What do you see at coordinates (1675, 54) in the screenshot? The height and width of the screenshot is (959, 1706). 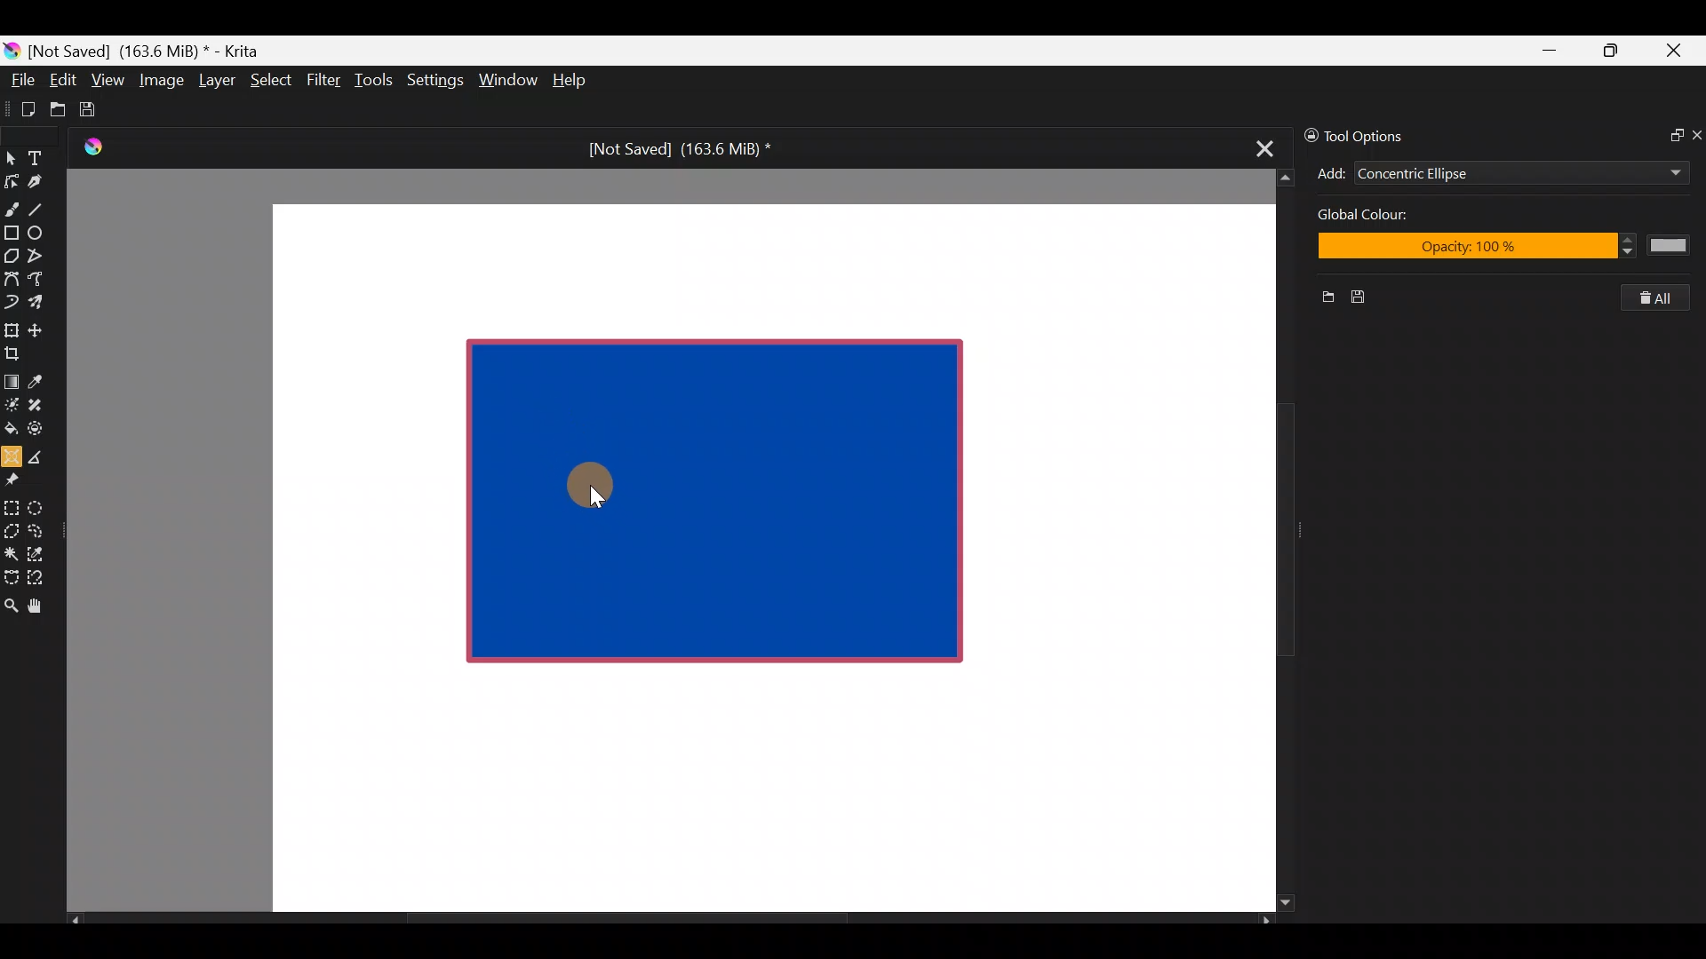 I see `Close` at bounding box center [1675, 54].